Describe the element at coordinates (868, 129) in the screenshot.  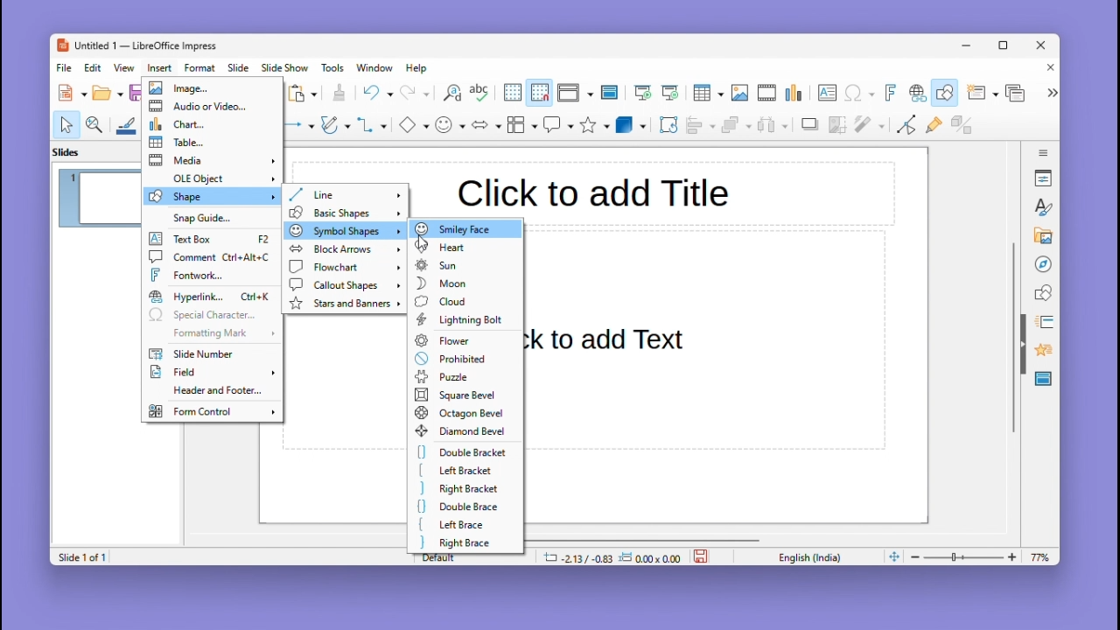
I see `Filter` at that location.